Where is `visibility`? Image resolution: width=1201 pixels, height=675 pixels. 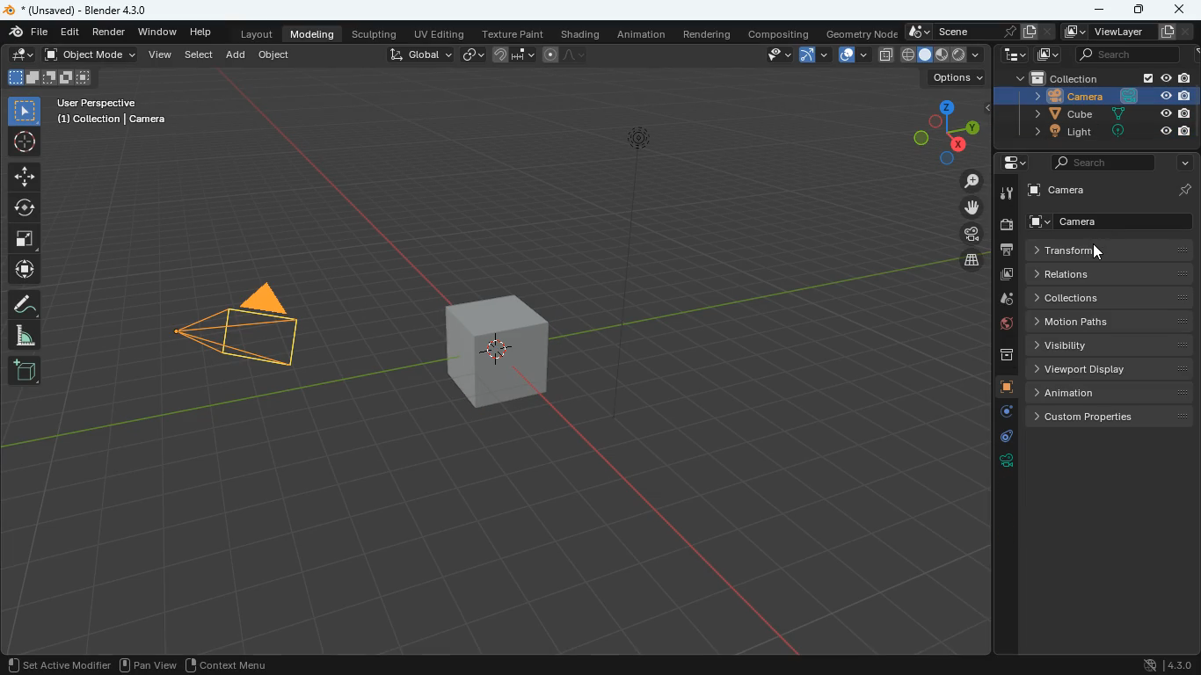
visibility is located at coordinates (1111, 345).